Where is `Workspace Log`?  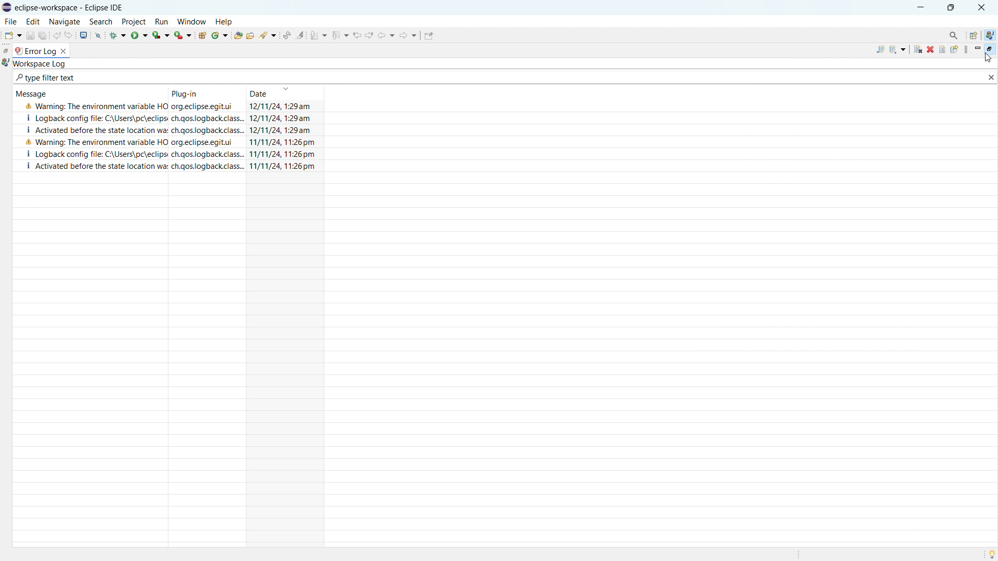
Workspace Log is located at coordinates (43, 63).